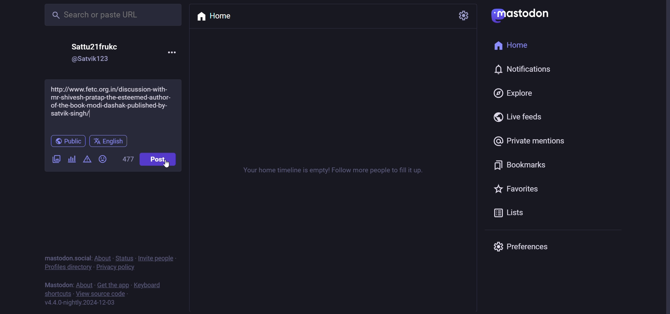 The width and height of the screenshot is (670, 314). Describe the element at coordinates (514, 93) in the screenshot. I see `explore` at that location.